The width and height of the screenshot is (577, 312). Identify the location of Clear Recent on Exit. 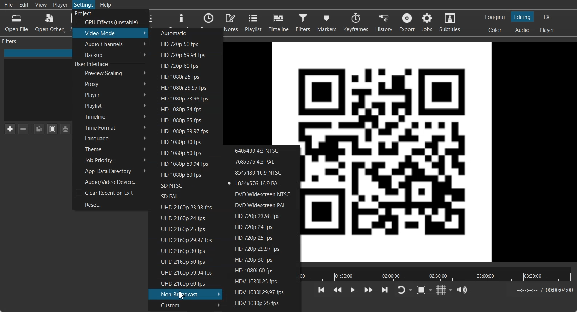
(110, 193).